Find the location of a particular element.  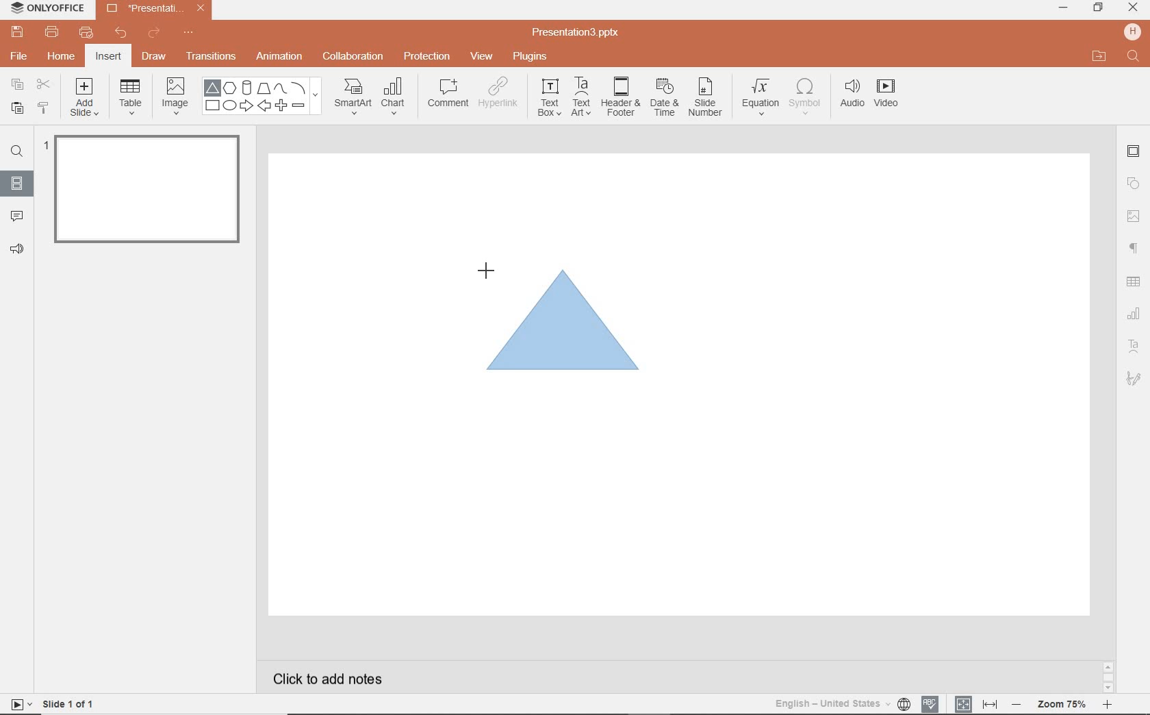

slide 1 is located at coordinates (151, 192).